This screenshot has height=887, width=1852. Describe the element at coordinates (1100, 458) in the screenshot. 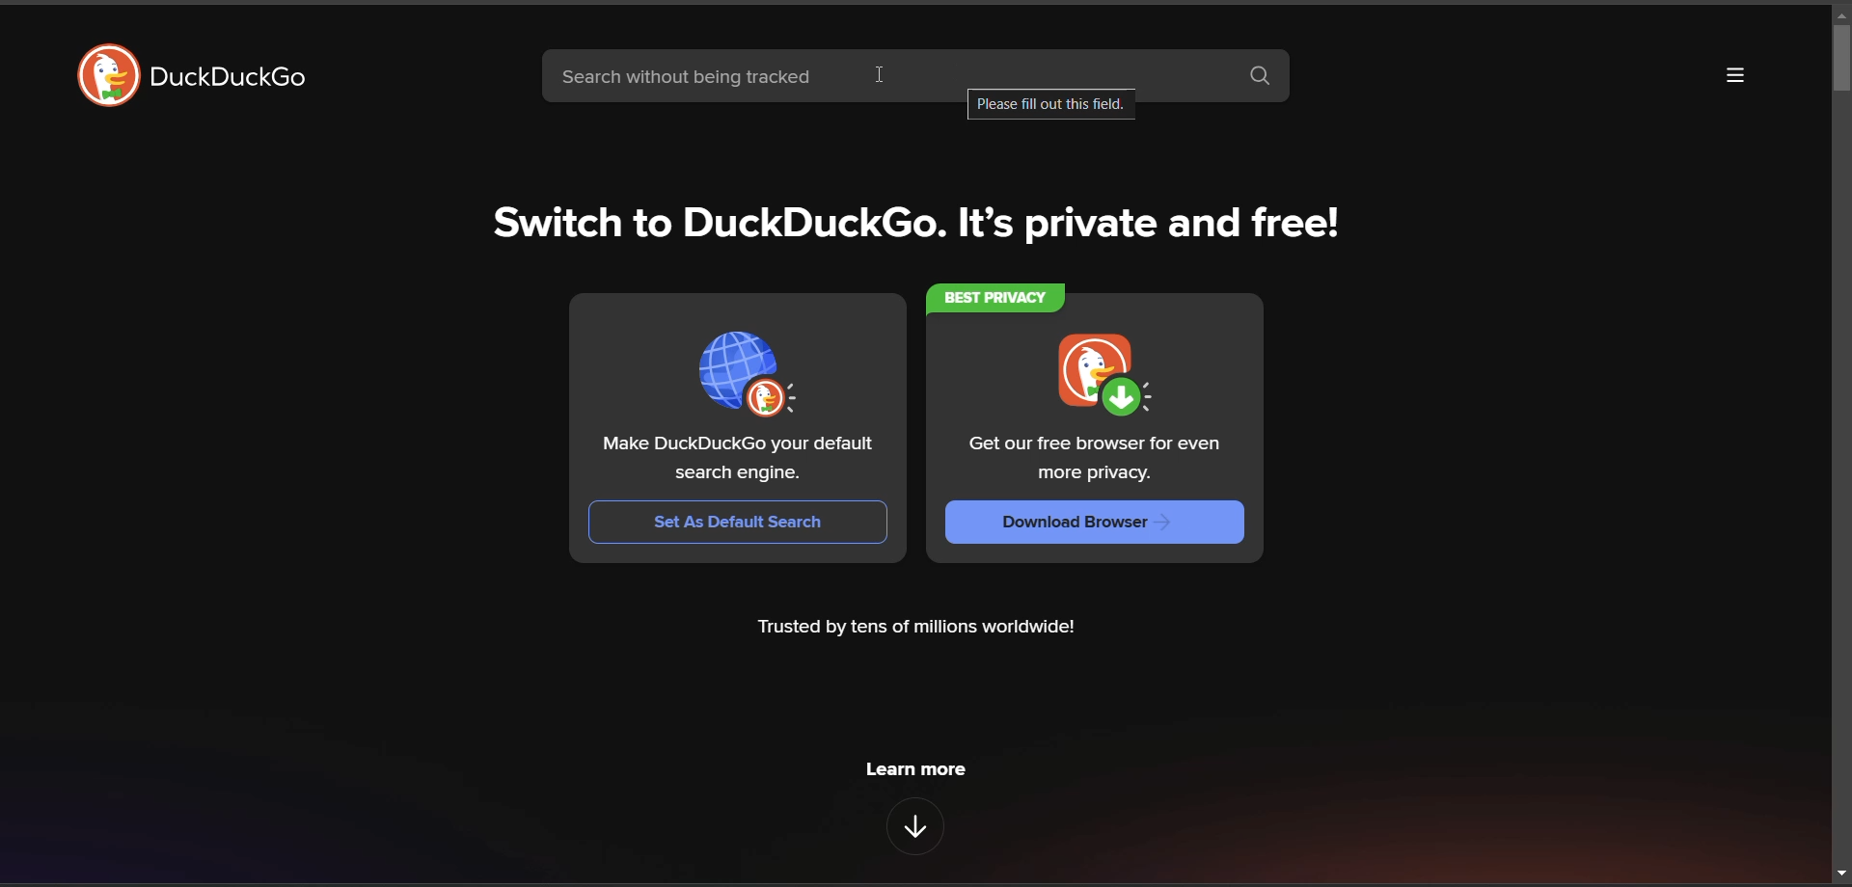

I see `Get our free browser for even
more privacy.` at that location.